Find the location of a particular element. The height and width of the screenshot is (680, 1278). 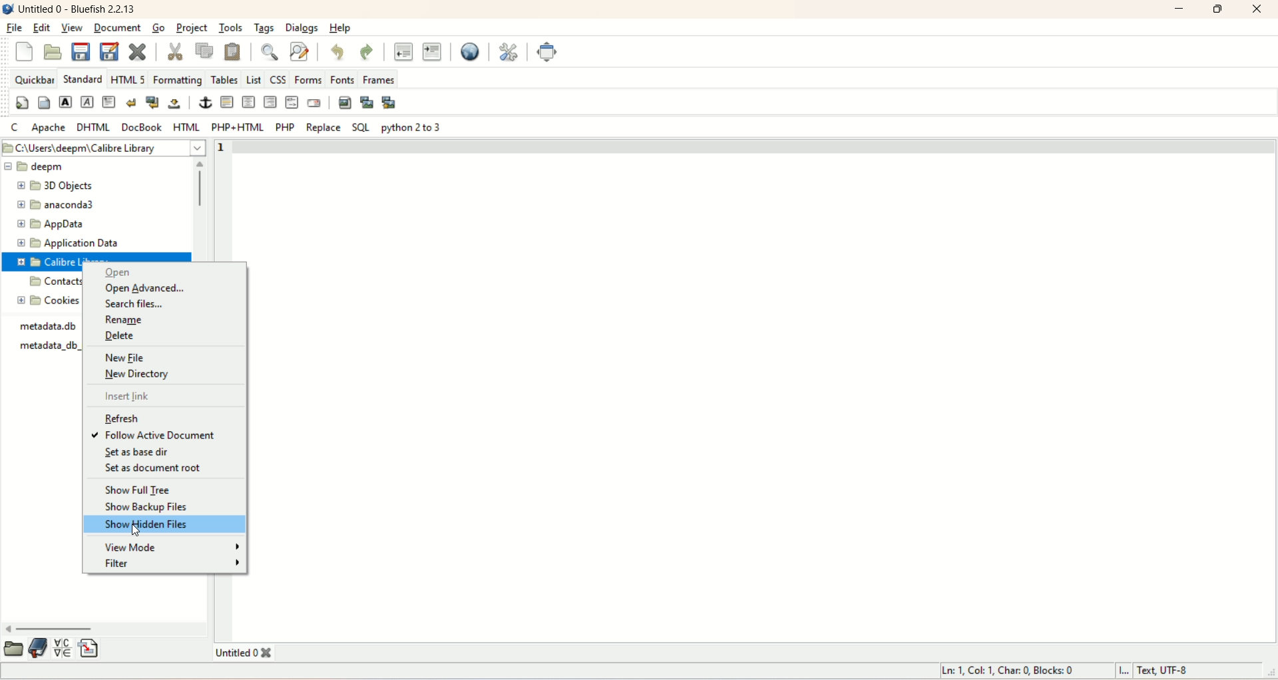

Standard is located at coordinates (81, 78).